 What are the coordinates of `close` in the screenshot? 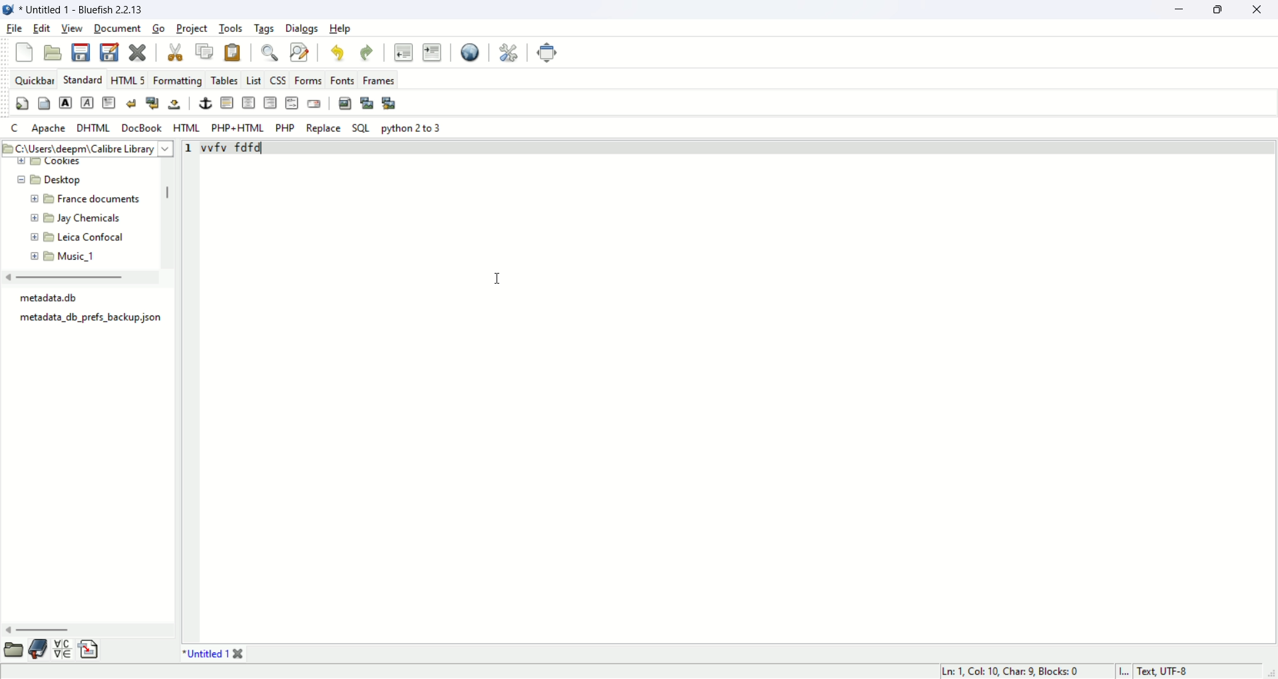 It's located at (1262, 11).